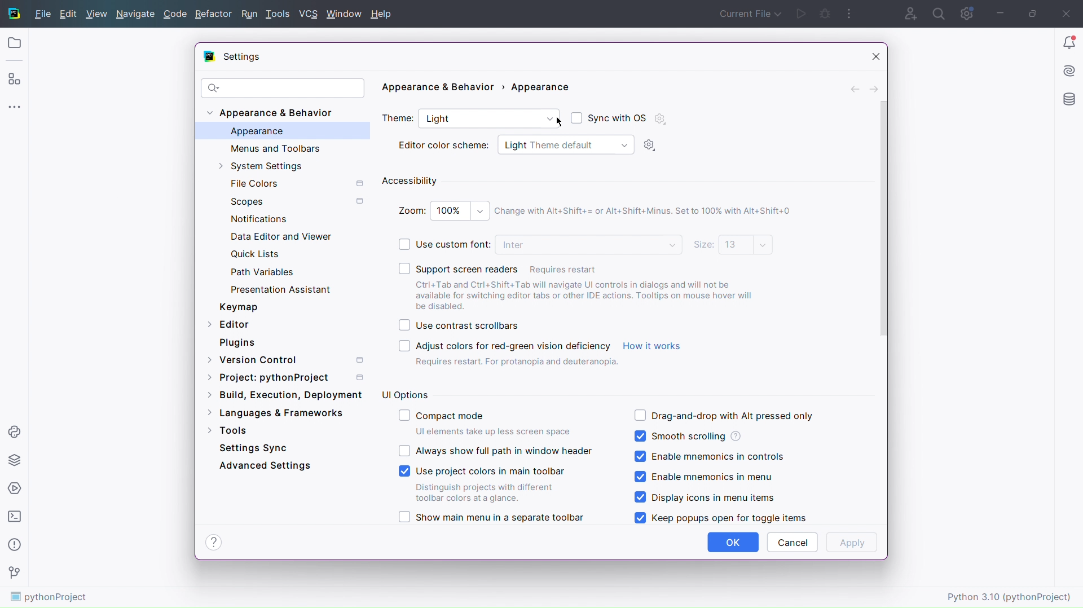 The image size is (1083, 608). What do you see at coordinates (249, 14) in the screenshot?
I see `Run` at bounding box center [249, 14].